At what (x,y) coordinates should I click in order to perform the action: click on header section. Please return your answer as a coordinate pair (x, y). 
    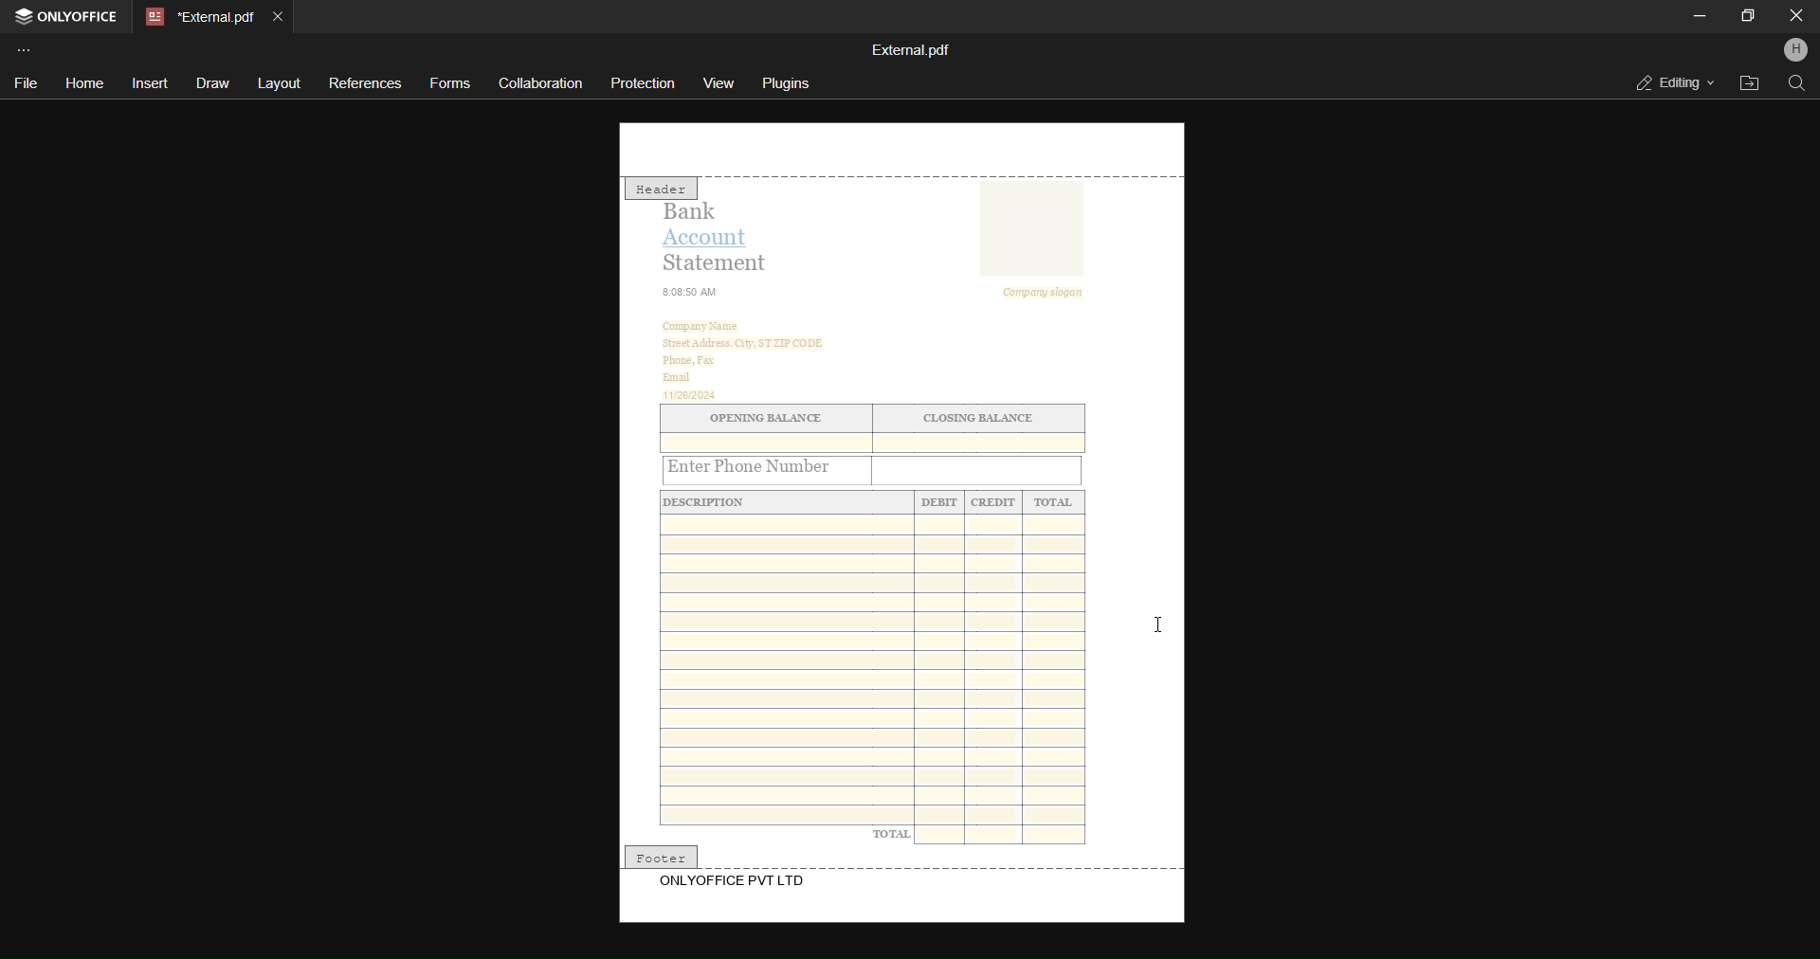
    Looking at the image, I should click on (901, 148).